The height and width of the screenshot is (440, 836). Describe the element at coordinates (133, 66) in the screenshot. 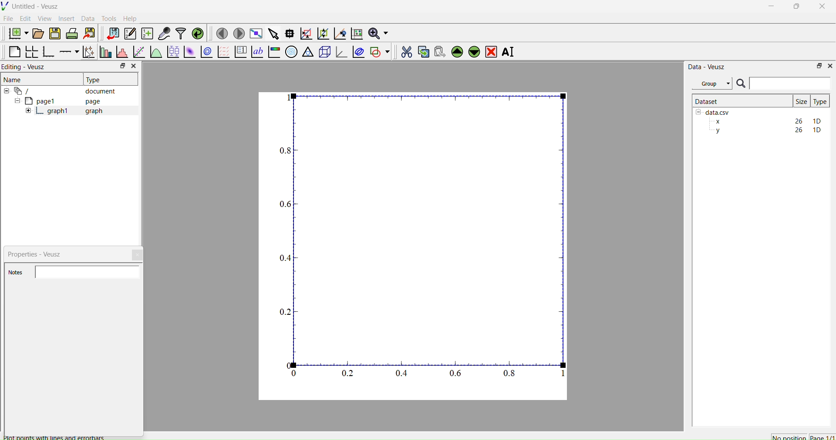

I see `Close` at that location.